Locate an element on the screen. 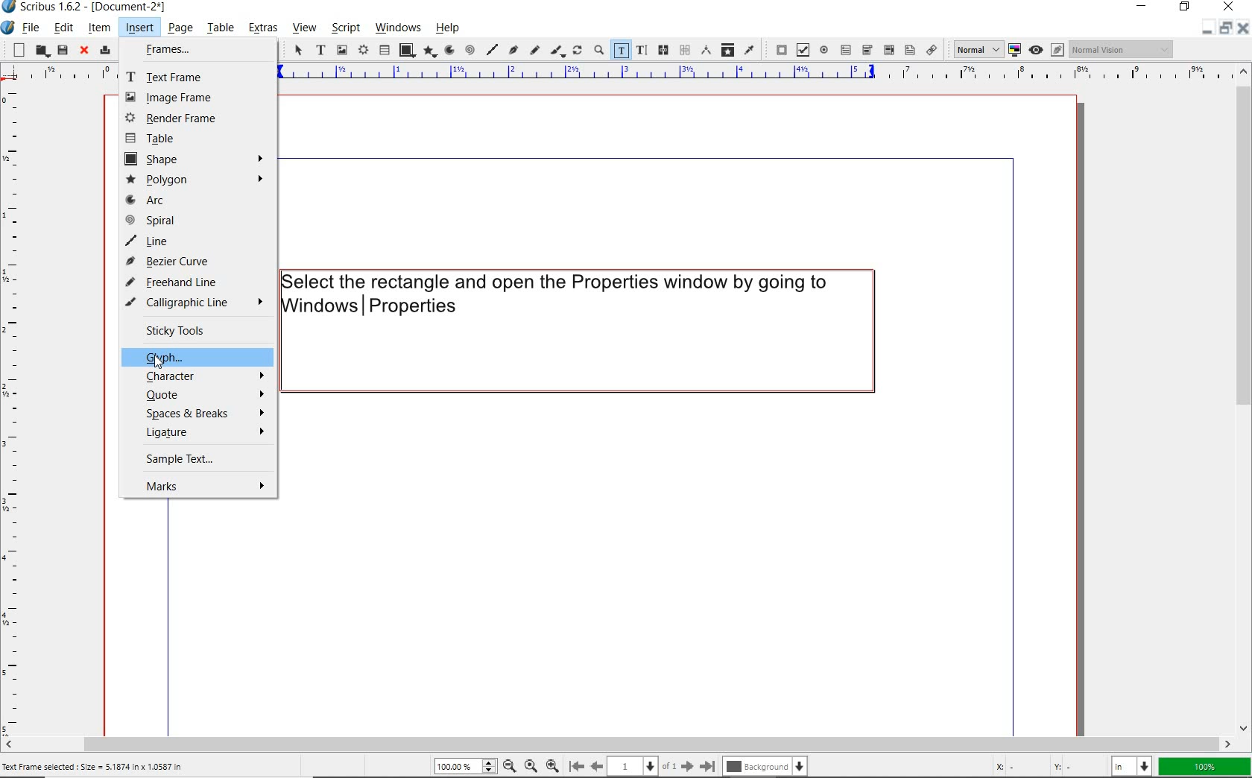 The height and width of the screenshot is (778, 1252). preview mode is located at coordinates (1046, 50).